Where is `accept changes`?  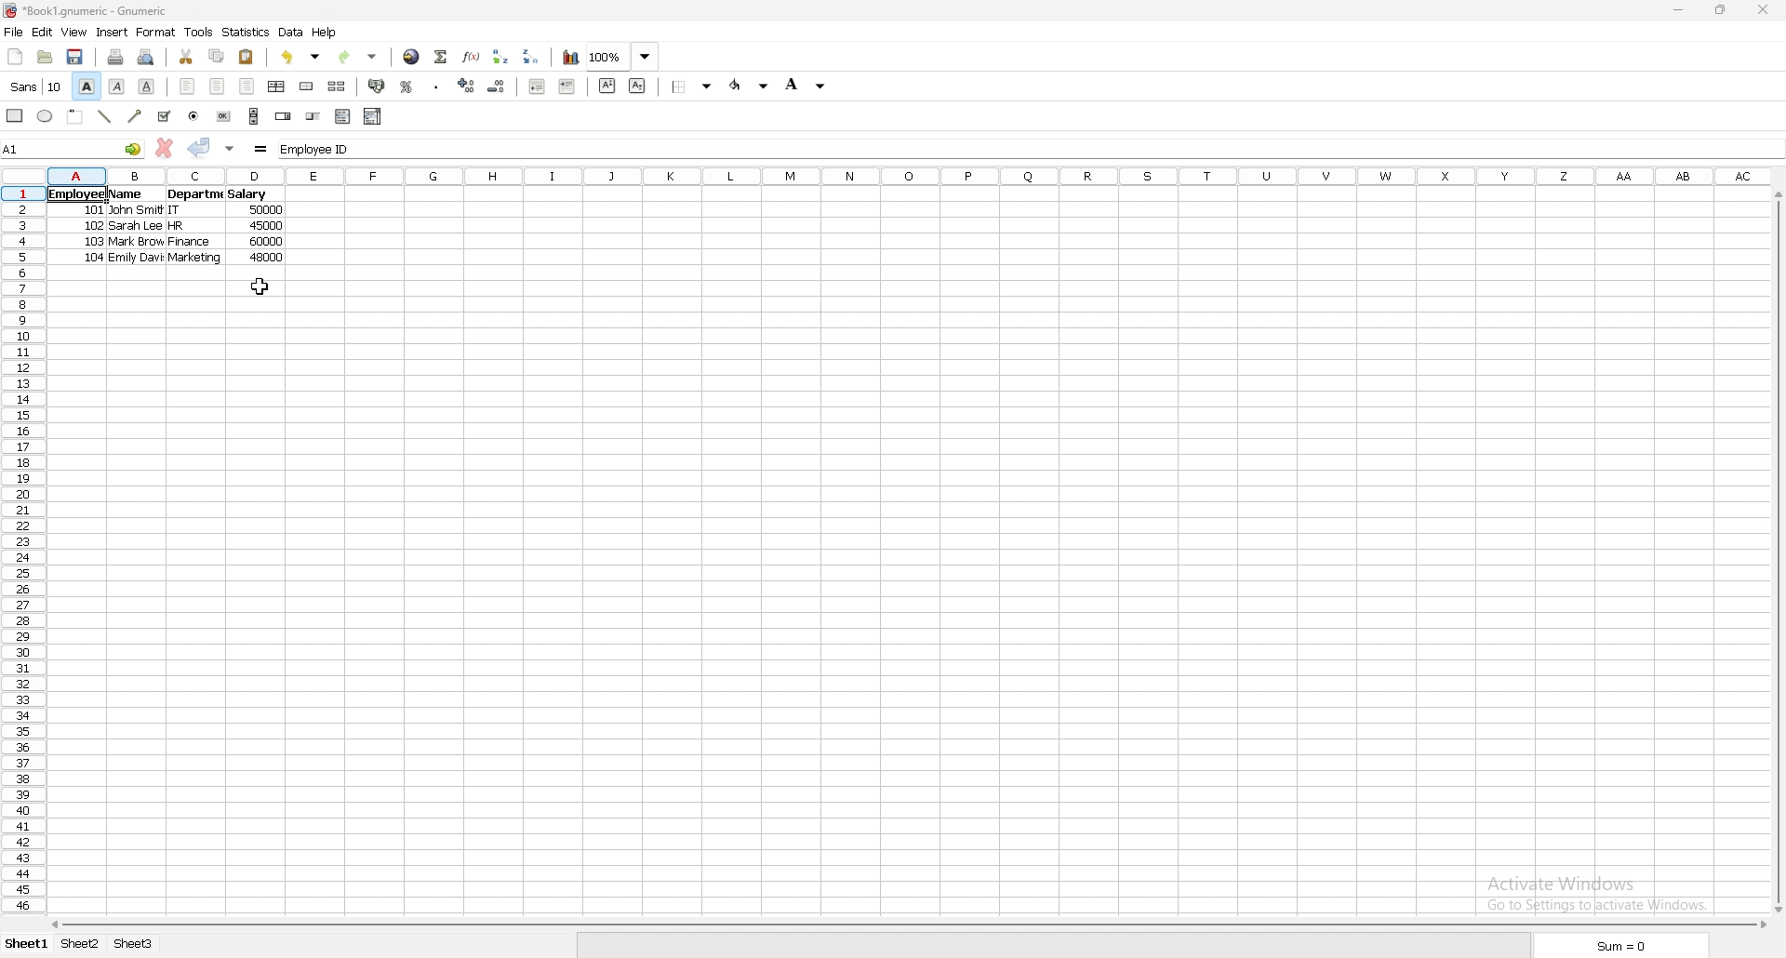 accept changes is located at coordinates (200, 148).